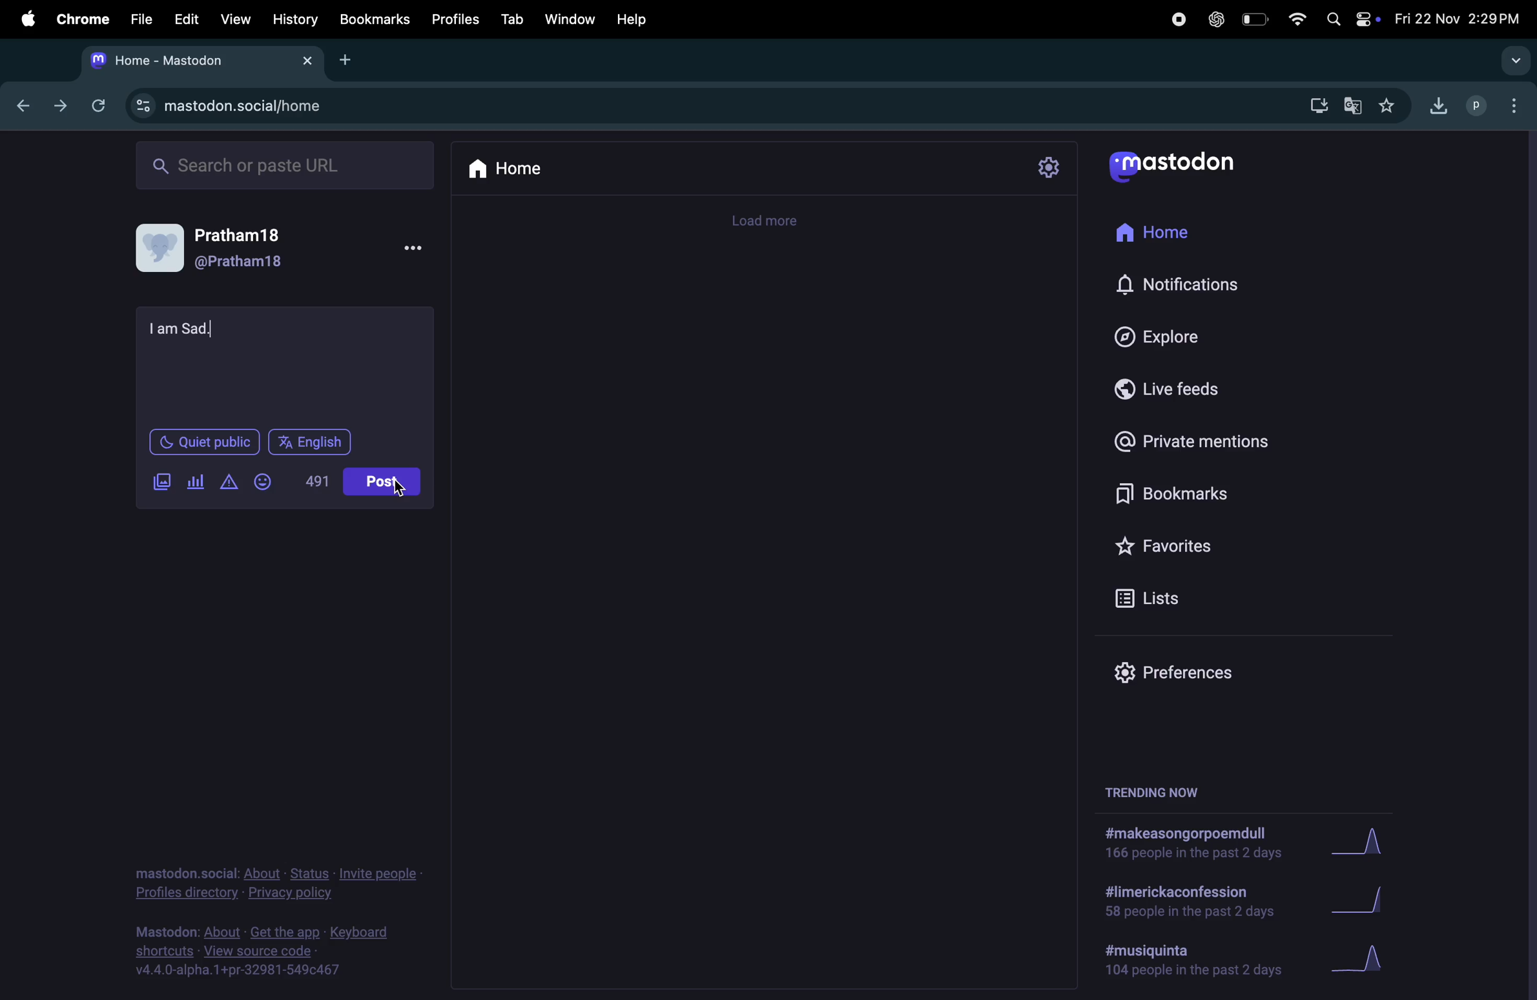  Describe the element at coordinates (1187, 163) in the screenshot. I see `mastodon logo` at that location.